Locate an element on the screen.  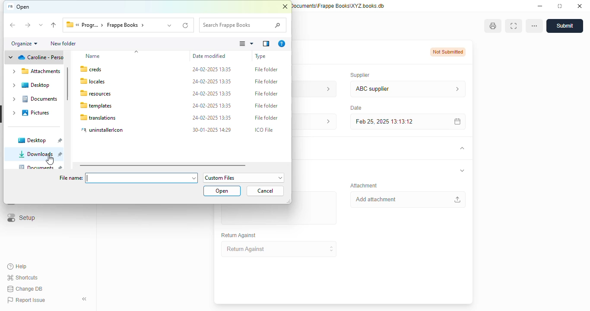
setup is located at coordinates (20, 218).